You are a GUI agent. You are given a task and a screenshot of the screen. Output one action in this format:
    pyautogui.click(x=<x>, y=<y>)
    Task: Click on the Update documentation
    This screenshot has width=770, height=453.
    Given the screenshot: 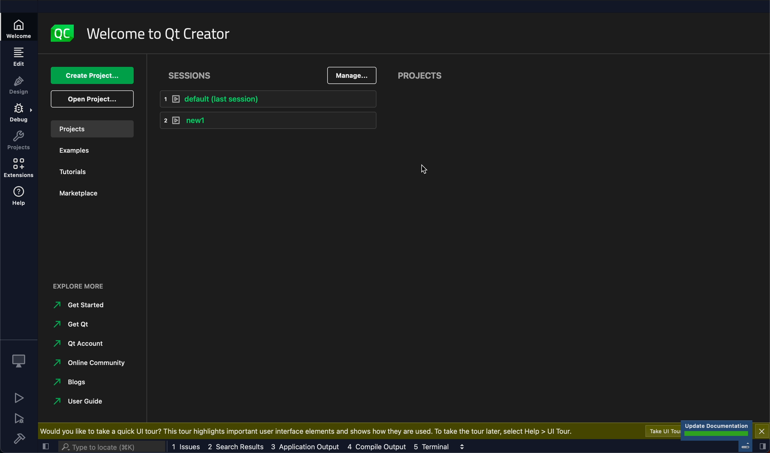 What is the action you would take?
    pyautogui.click(x=717, y=429)
    